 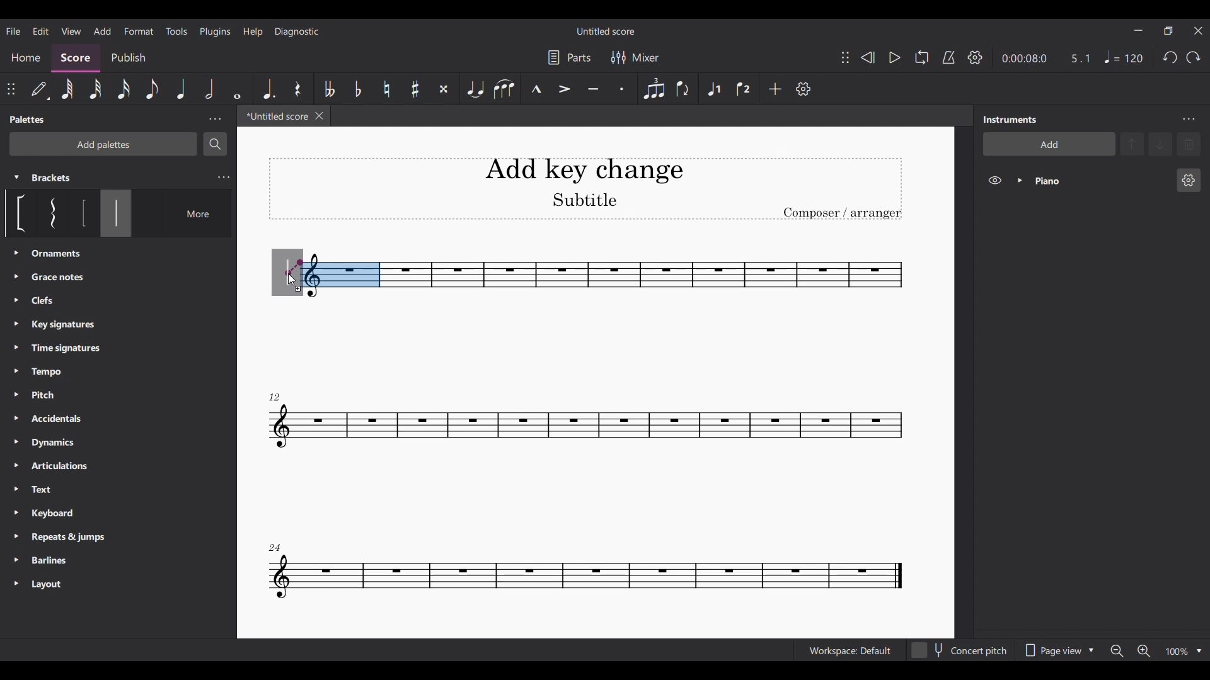 What do you see at coordinates (921, 57) in the screenshot?
I see `Loop playback` at bounding box center [921, 57].